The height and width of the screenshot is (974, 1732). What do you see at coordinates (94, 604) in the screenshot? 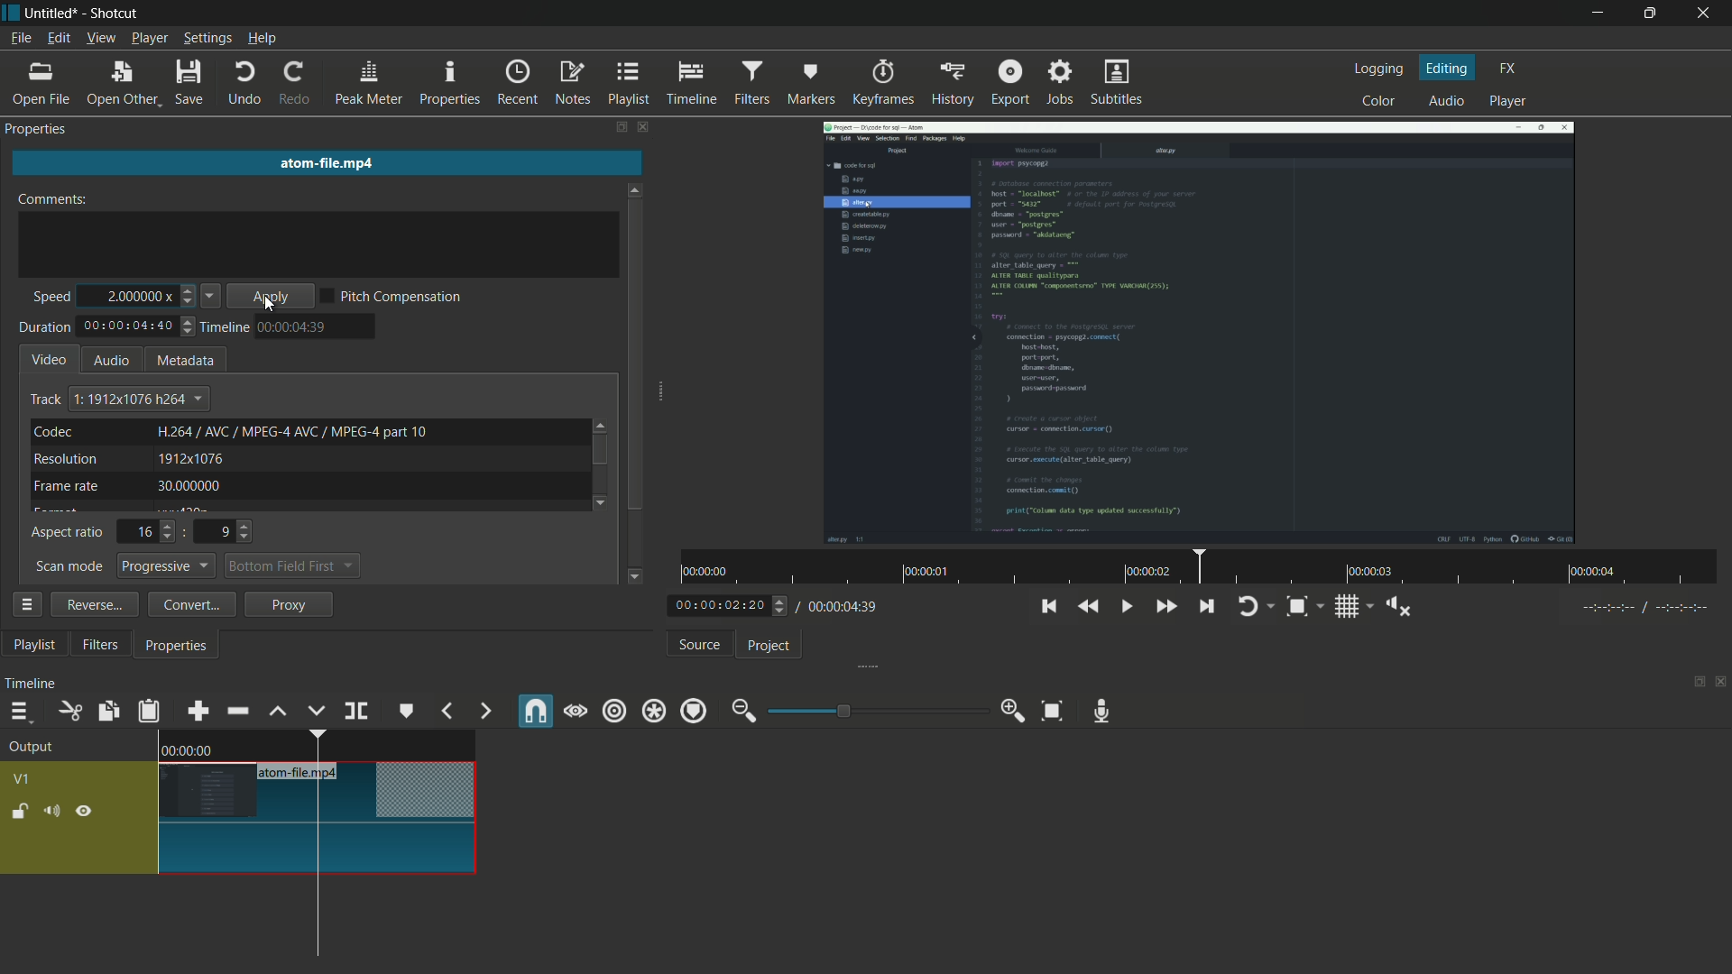
I see `reverse` at bounding box center [94, 604].